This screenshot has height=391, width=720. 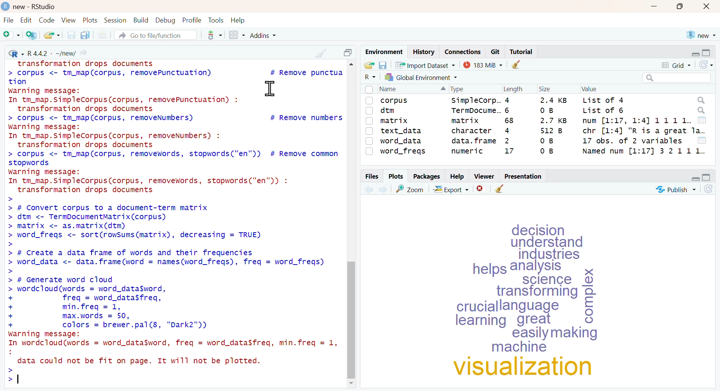 What do you see at coordinates (545, 151) in the screenshot?
I see `0 B` at bounding box center [545, 151].